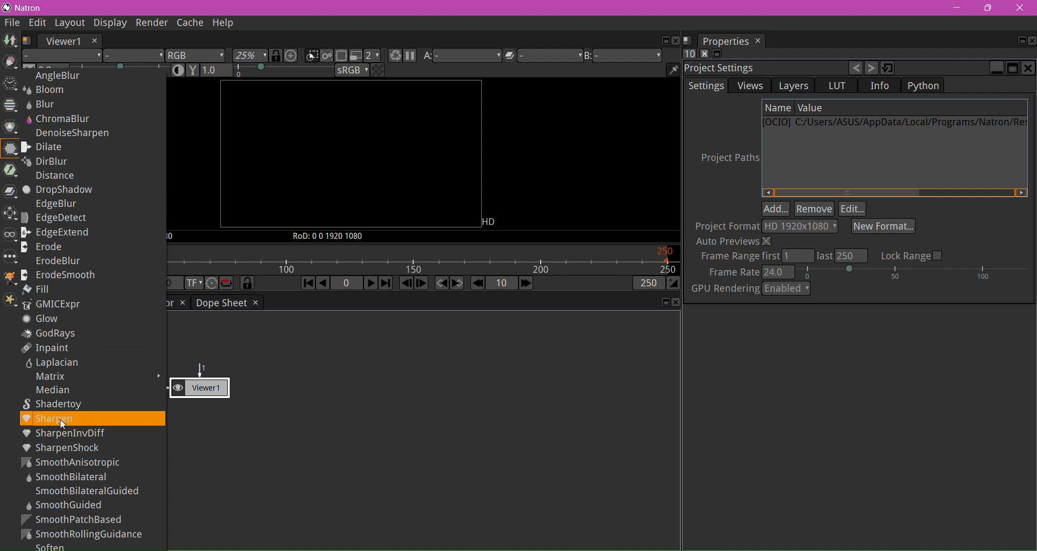  Describe the element at coordinates (10, 41) in the screenshot. I see `Image` at that location.